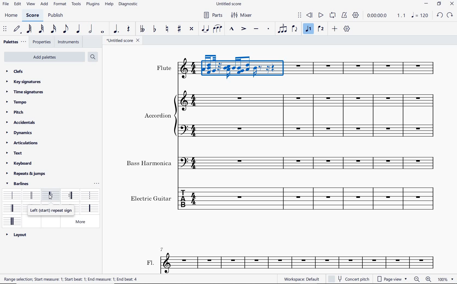 This screenshot has height=284, width=457. Describe the element at coordinates (321, 29) in the screenshot. I see `voice 2` at that location.